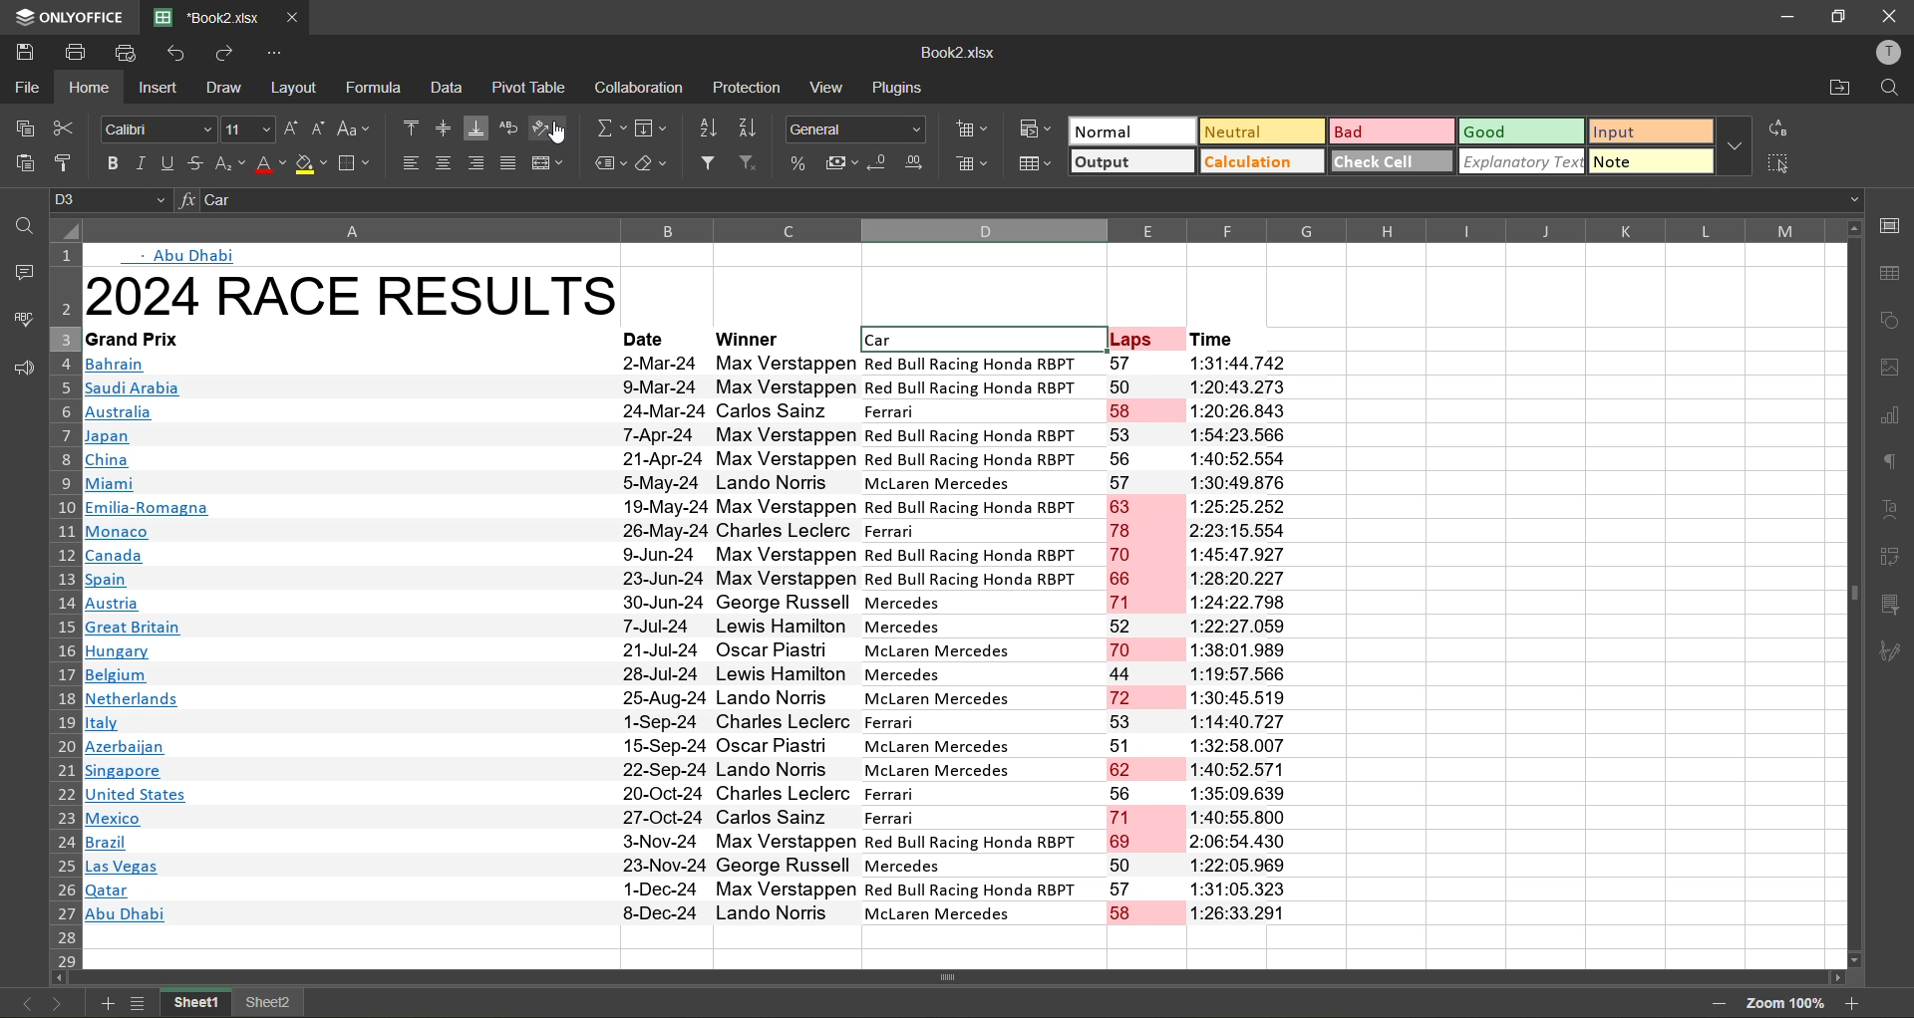  What do you see at coordinates (409, 161) in the screenshot?
I see `align left` at bounding box center [409, 161].